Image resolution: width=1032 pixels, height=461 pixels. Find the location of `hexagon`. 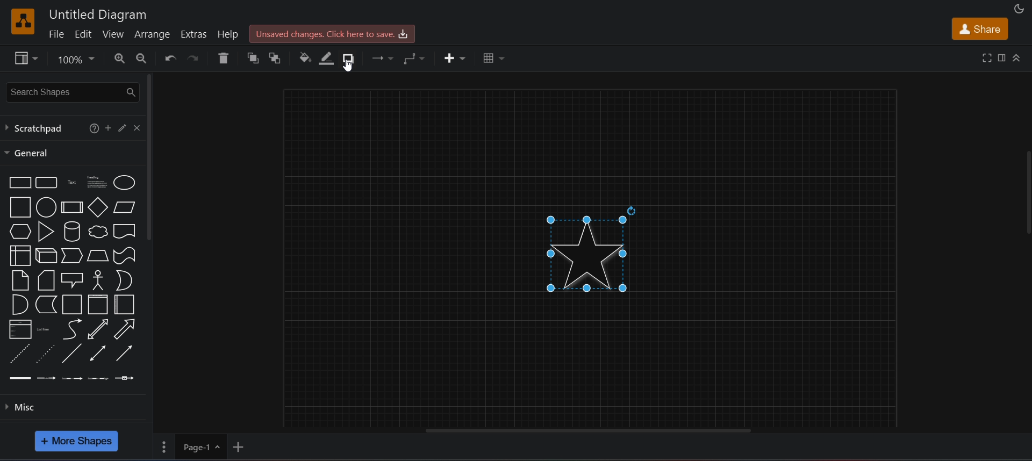

hexagon is located at coordinates (17, 232).